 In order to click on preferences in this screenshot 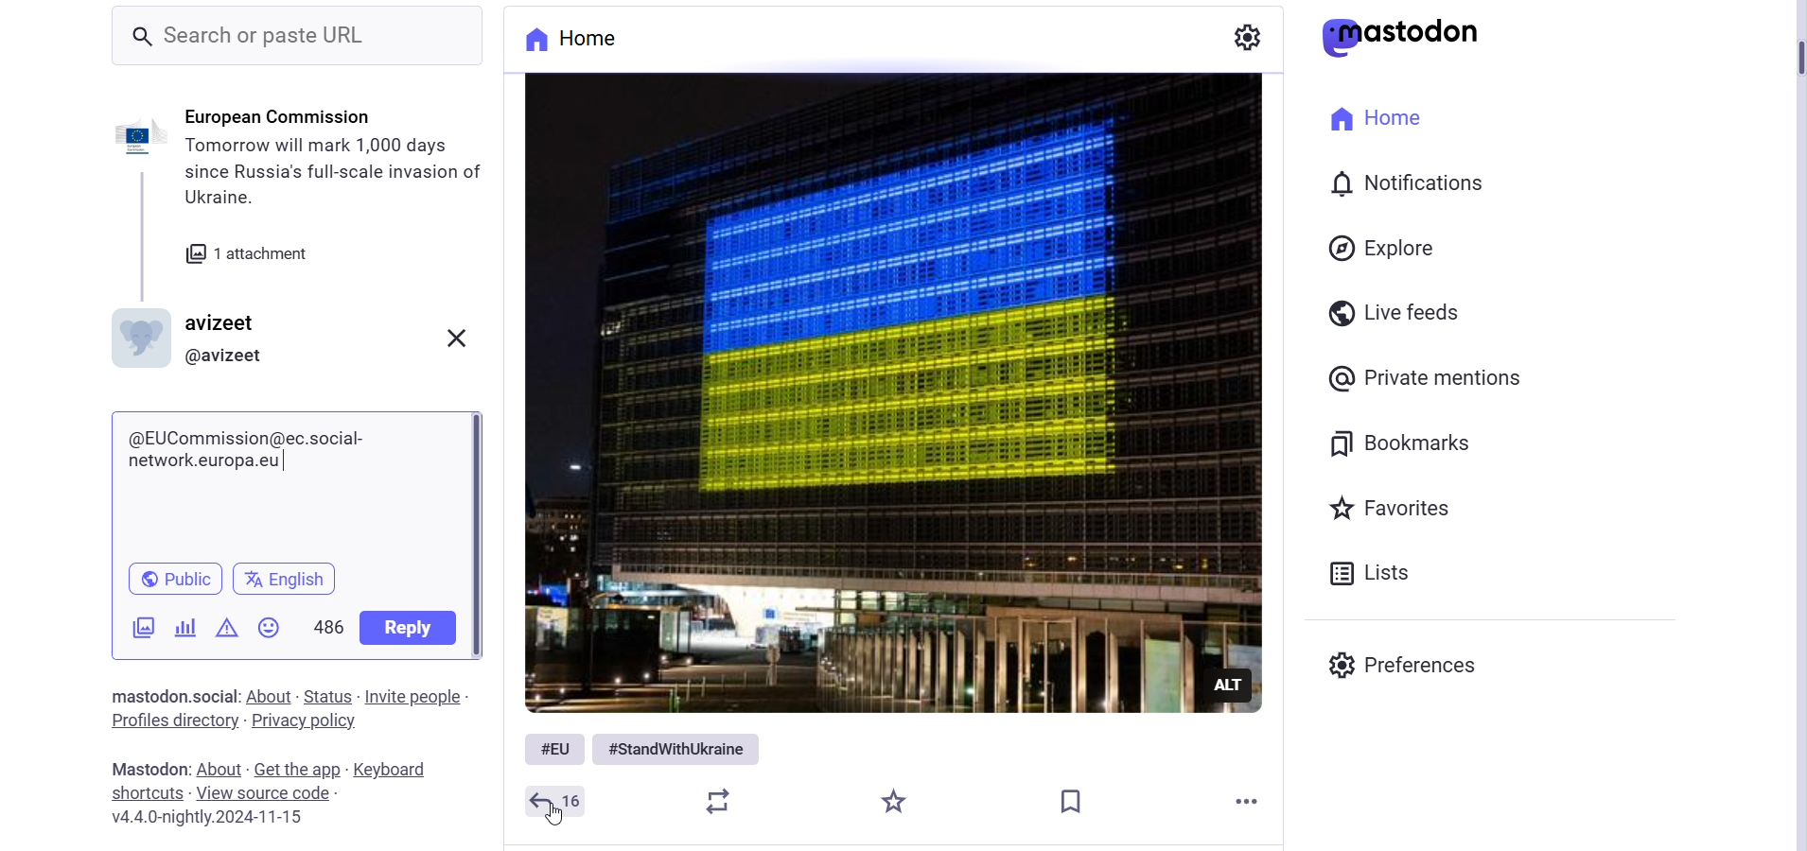, I will do `click(1401, 667)`.